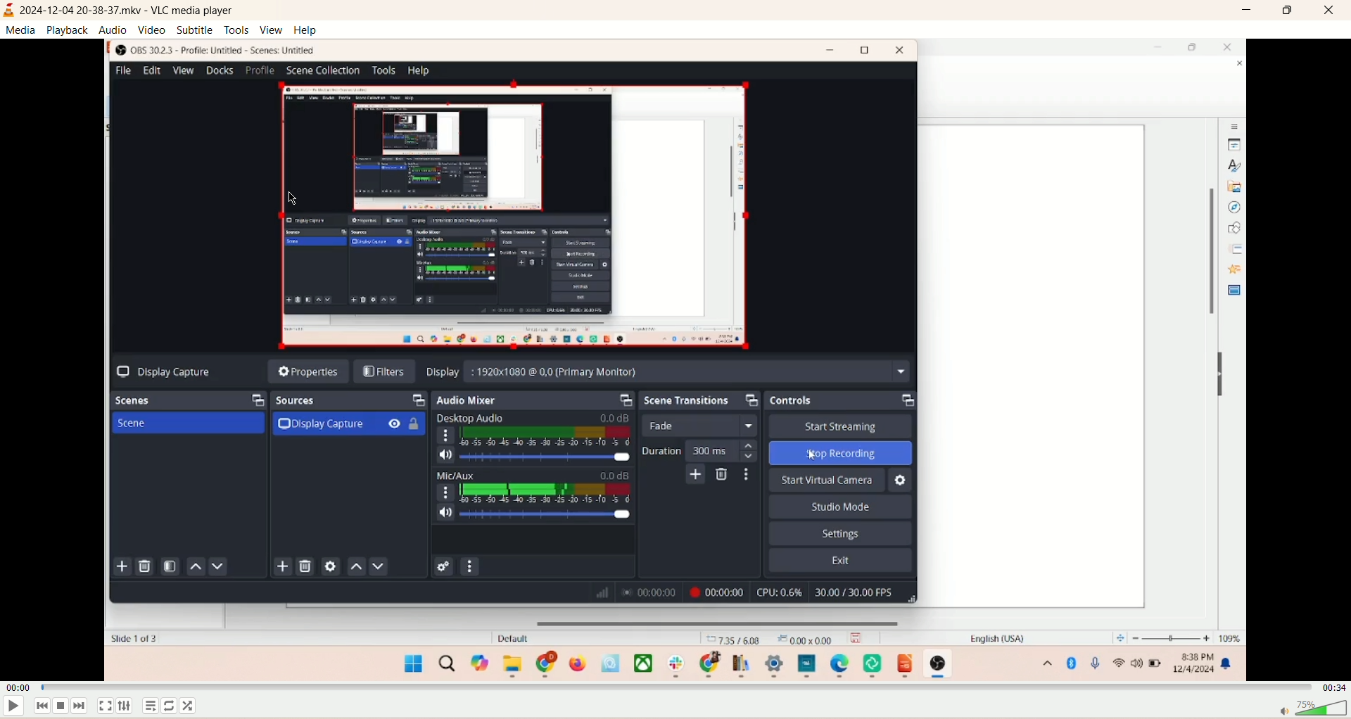  I want to click on main screen, so click(675, 358).